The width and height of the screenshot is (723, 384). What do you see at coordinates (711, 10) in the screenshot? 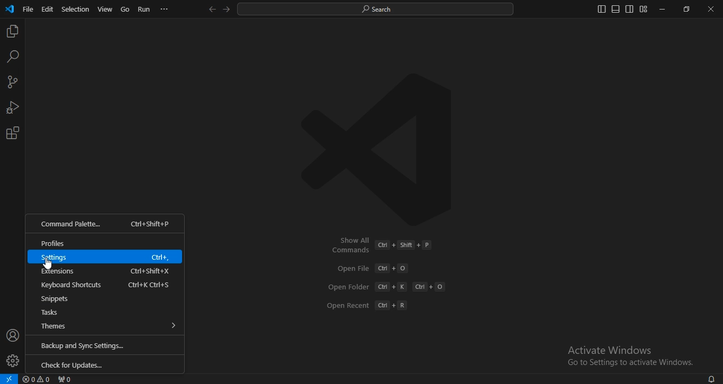
I see `close` at bounding box center [711, 10].